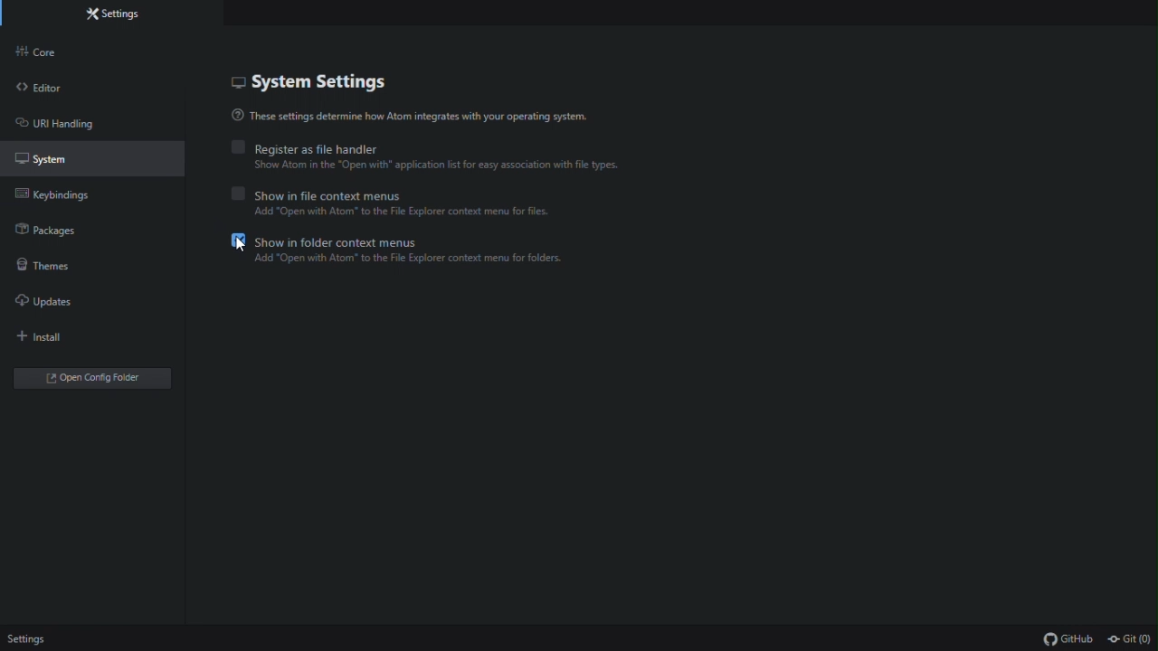 Image resolution: width=1158 pixels, height=651 pixels. I want to click on URL handling, so click(90, 124).